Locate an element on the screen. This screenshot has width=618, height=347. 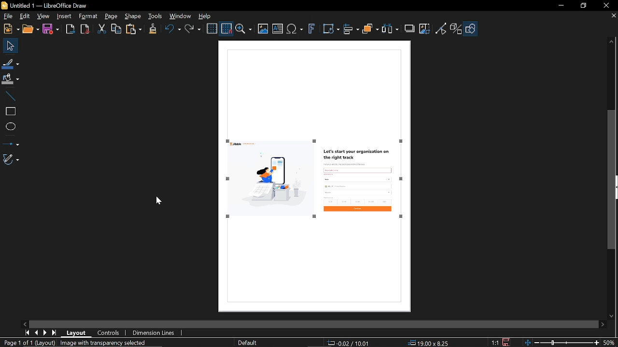
Cut  is located at coordinates (101, 29).